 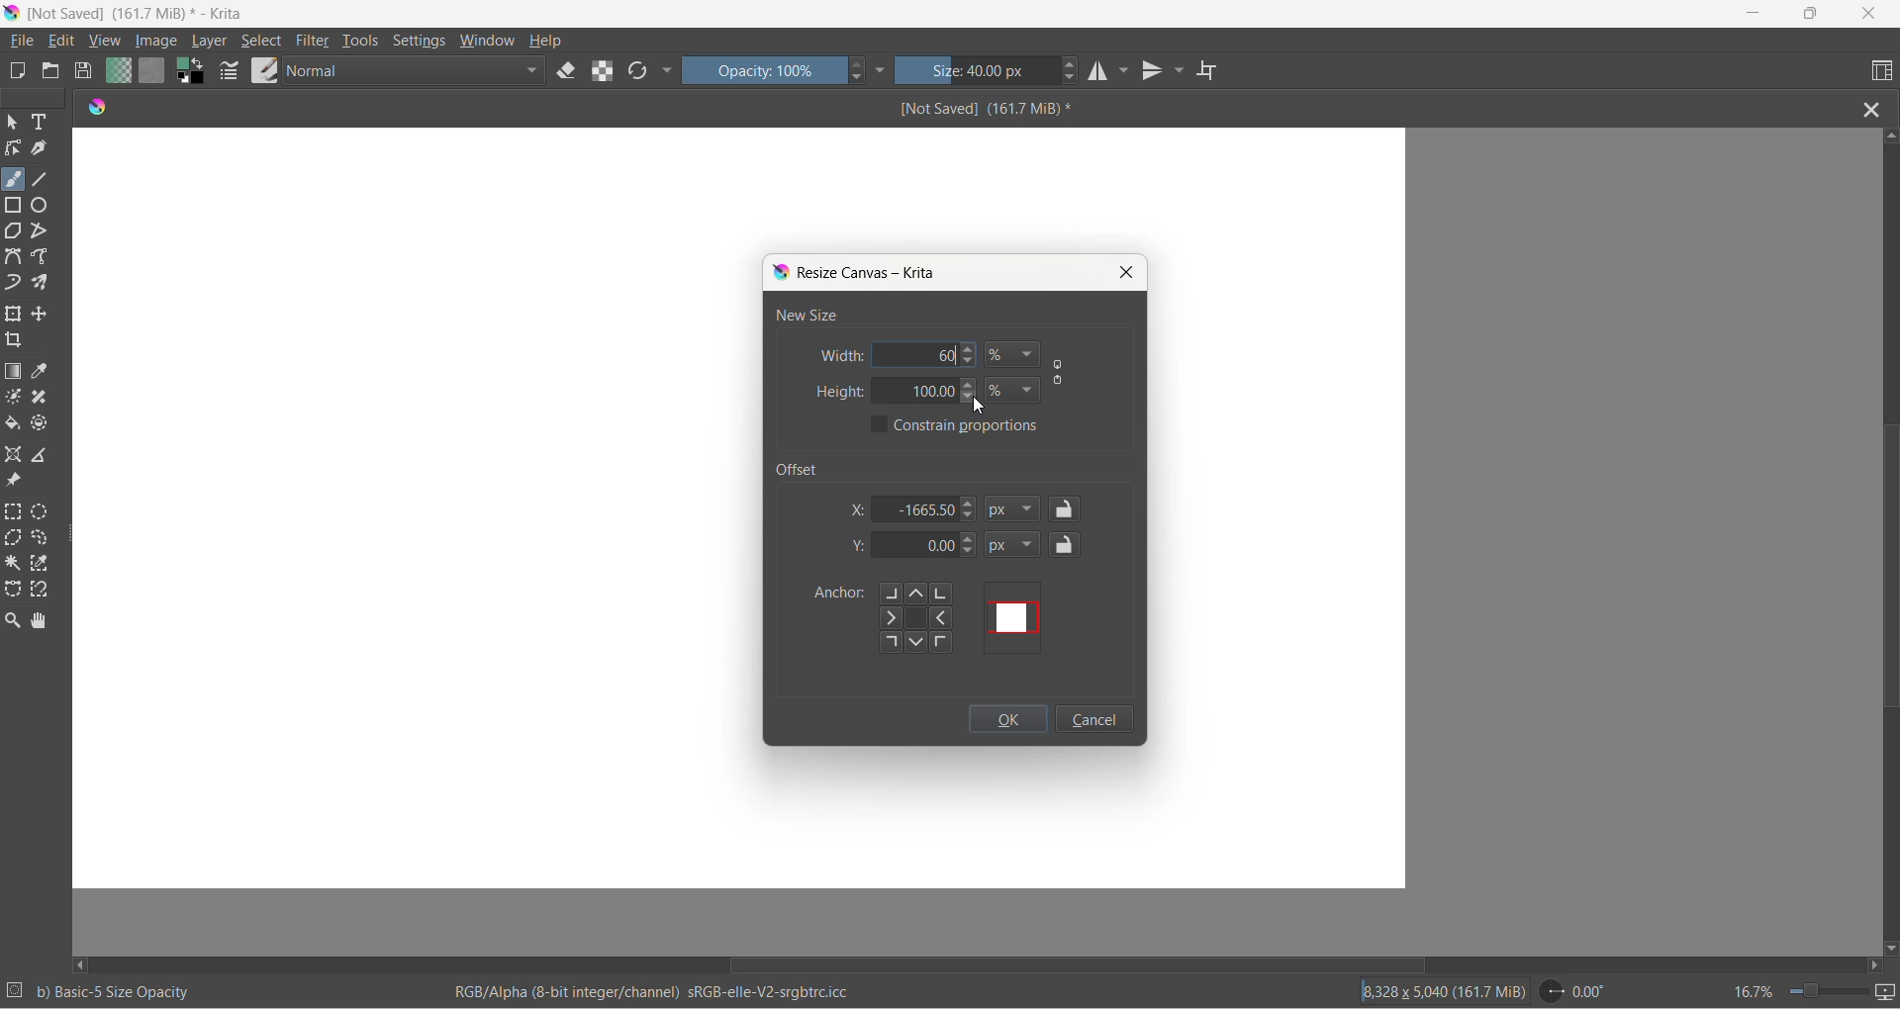 What do you see at coordinates (132, 15) in the screenshot?
I see `File name and size` at bounding box center [132, 15].